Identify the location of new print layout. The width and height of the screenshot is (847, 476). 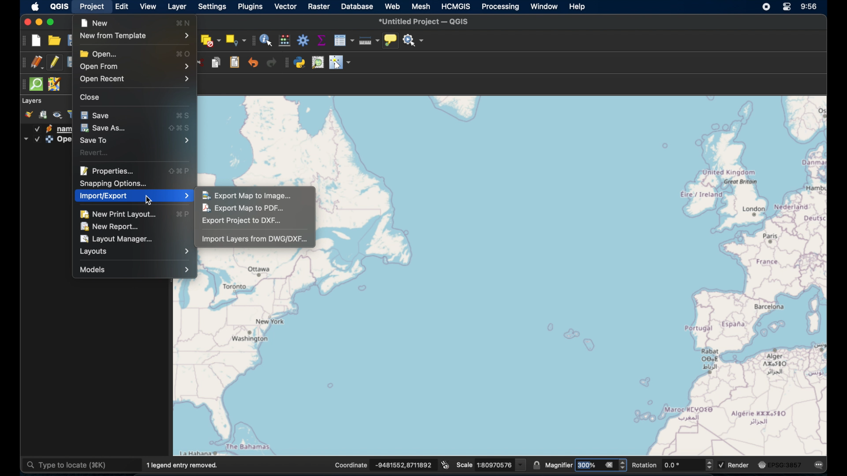
(117, 214).